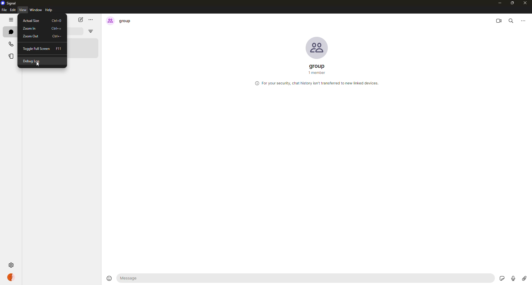 This screenshot has height=285, width=532. I want to click on signal, so click(10, 2).